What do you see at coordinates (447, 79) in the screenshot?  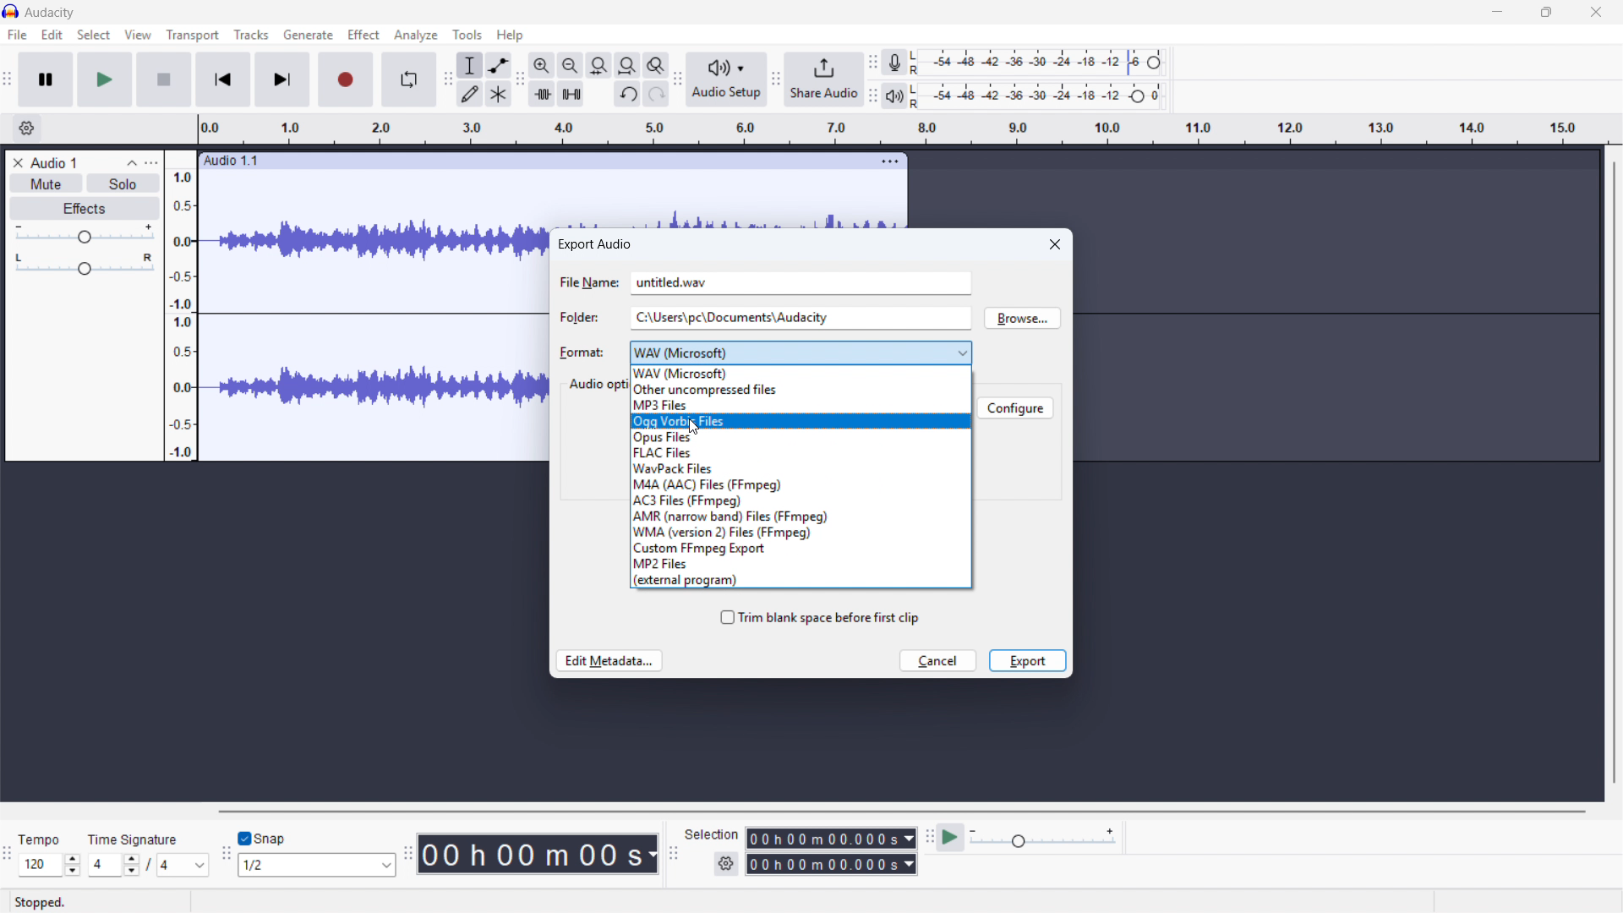 I see `Tools toolbar ` at bounding box center [447, 79].